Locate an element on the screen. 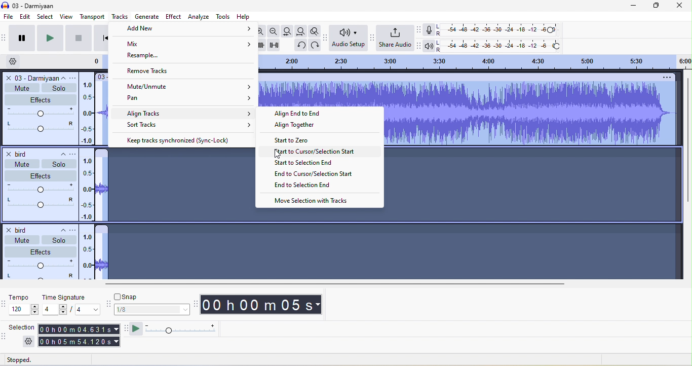 The height and width of the screenshot is (366, 692). 1/8 is located at coordinates (150, 310).